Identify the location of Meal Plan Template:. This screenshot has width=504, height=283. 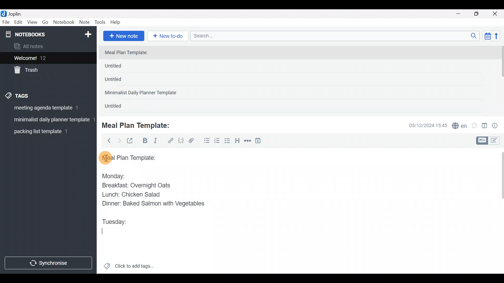
(129, 53).